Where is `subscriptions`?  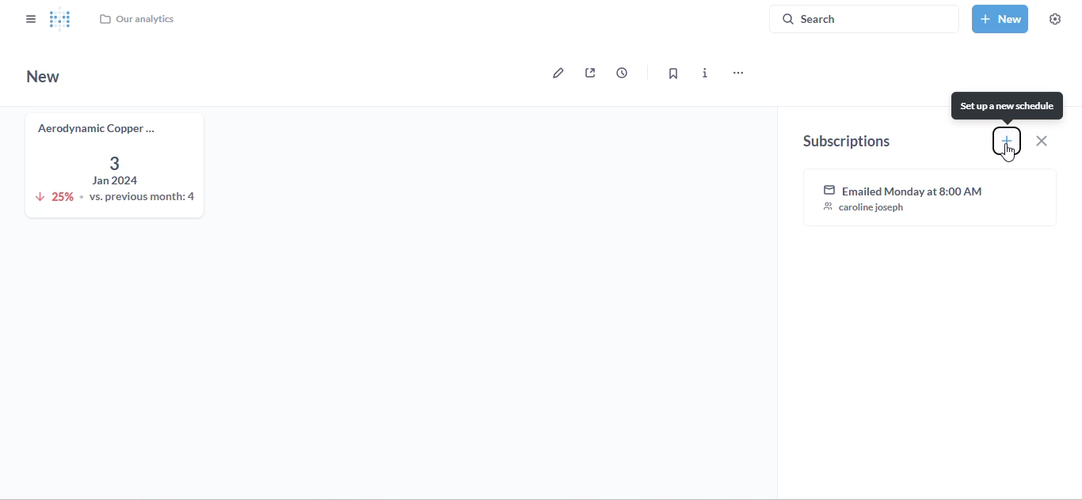
subscriptions is located at coordinates (844, 142).